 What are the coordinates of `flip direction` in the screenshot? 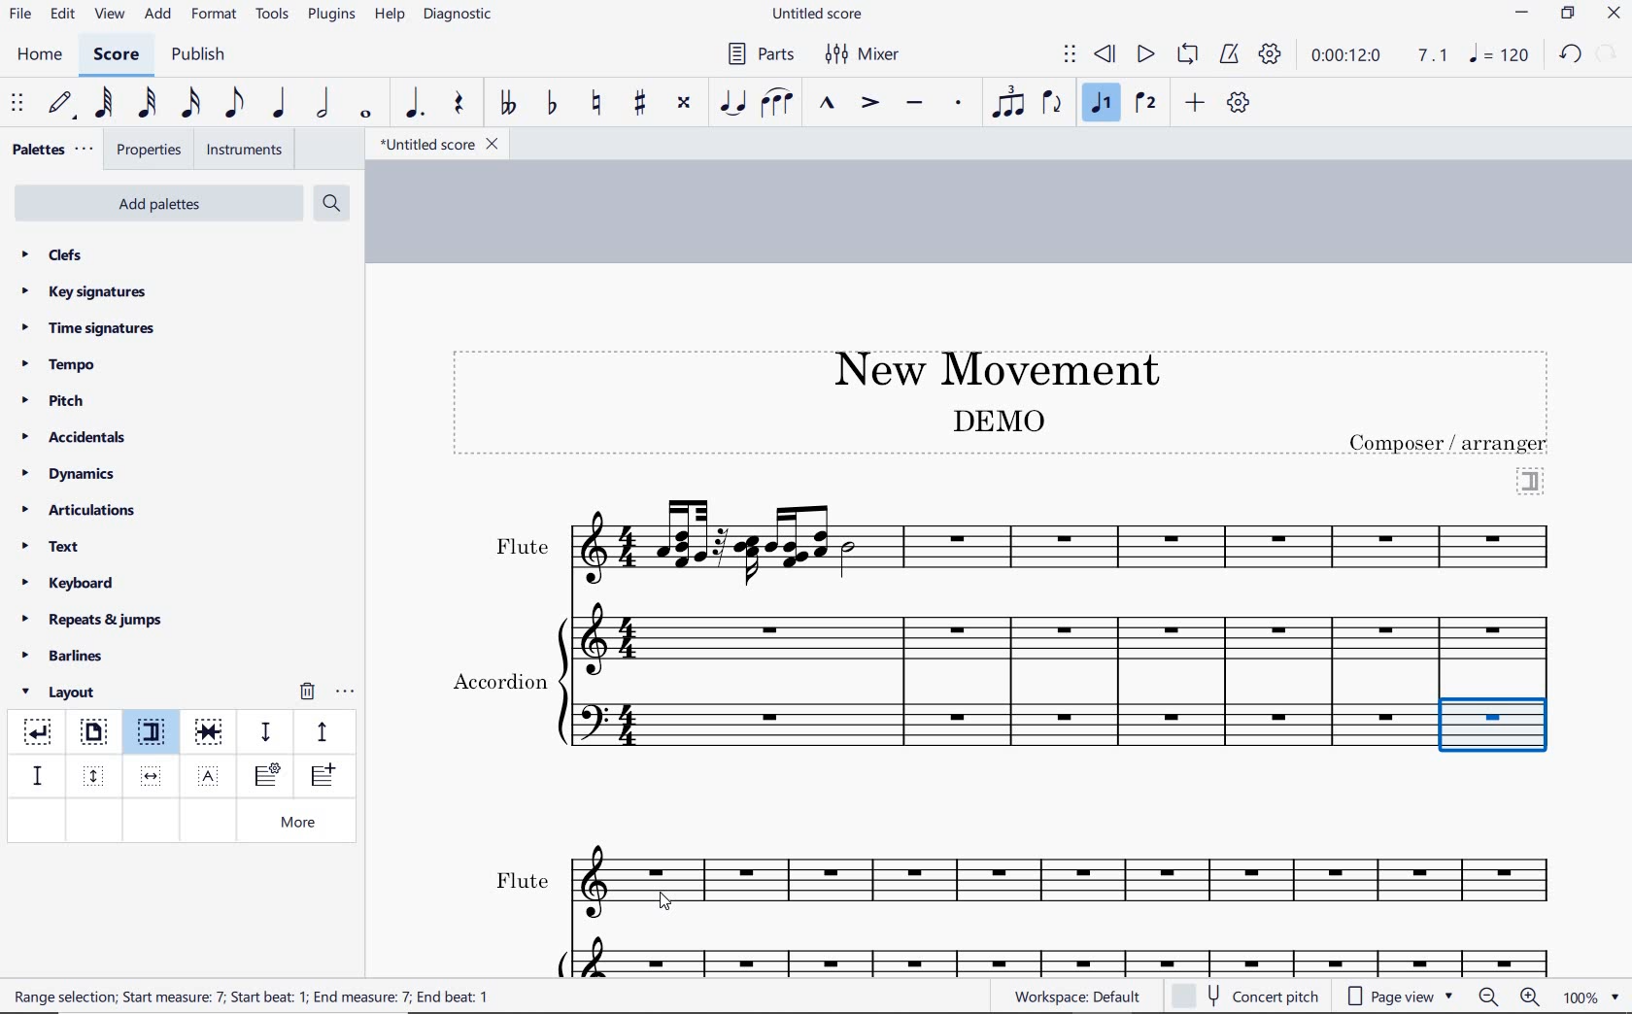 It's located at (1053, 101).